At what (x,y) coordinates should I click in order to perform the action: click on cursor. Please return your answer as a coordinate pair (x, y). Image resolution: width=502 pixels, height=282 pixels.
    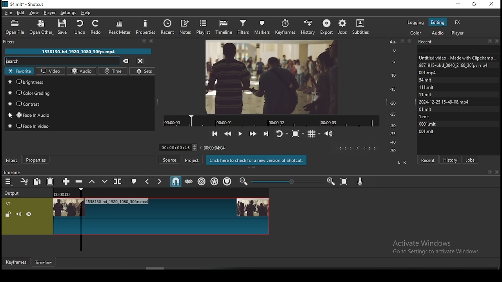
    Looking at the image, I should click on (13, 116).